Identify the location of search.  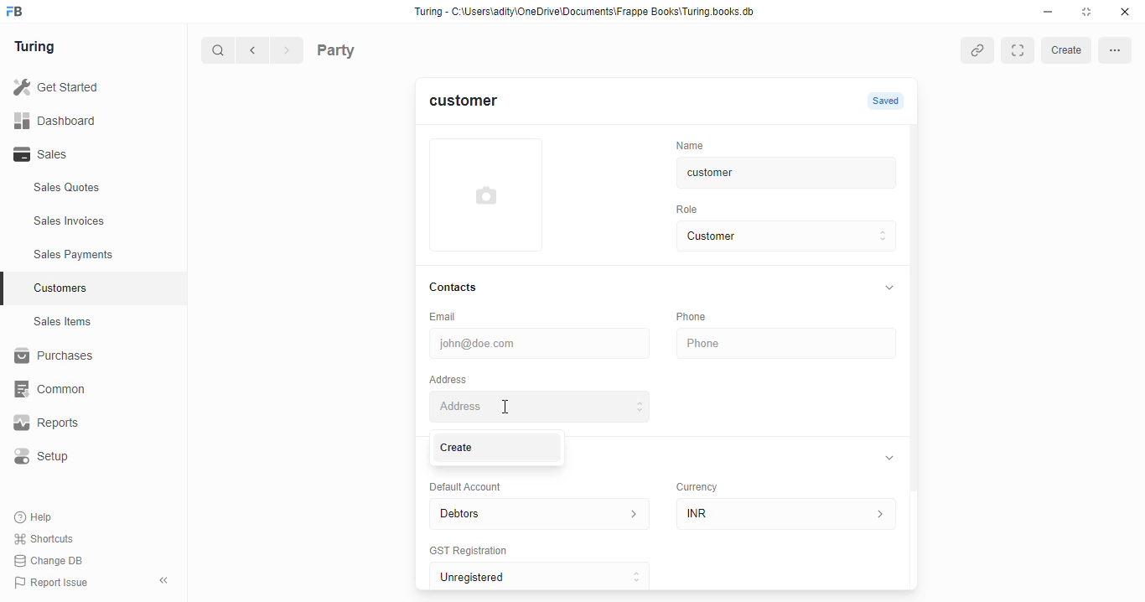
(219, 52).